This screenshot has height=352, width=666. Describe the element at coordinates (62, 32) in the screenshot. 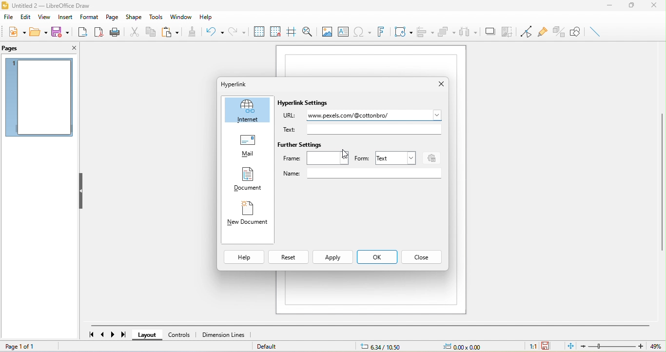

I see `save` at that location.